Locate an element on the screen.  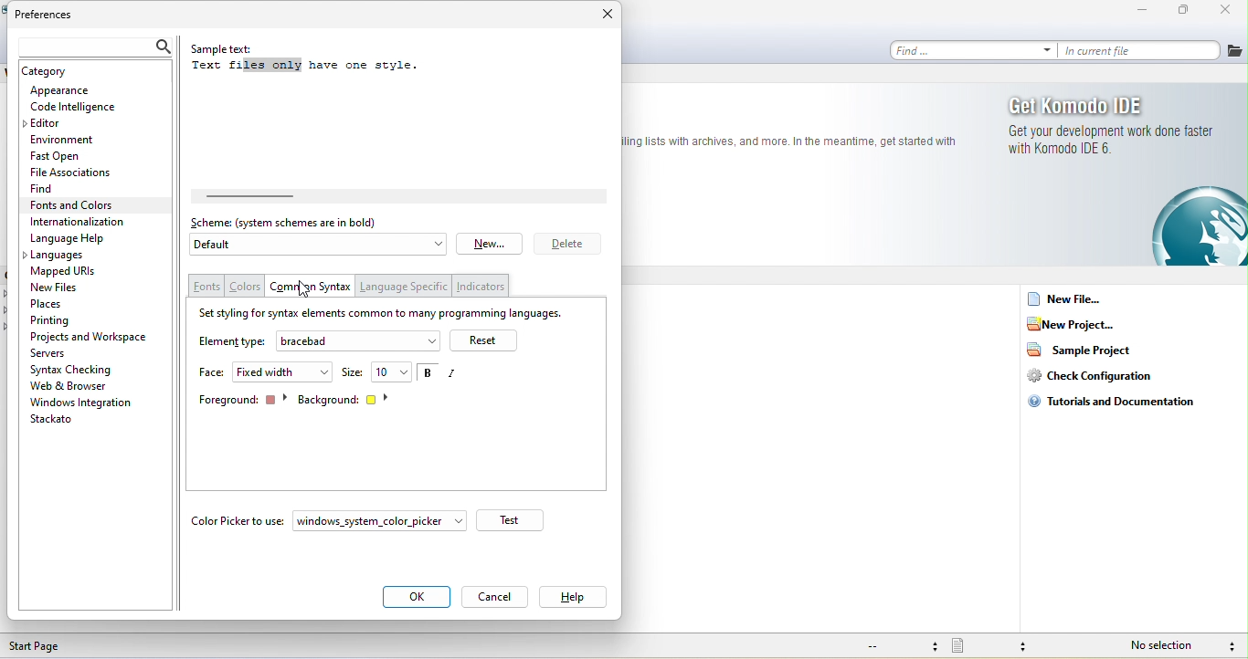
sample project is located at coordinates (1087, 353).